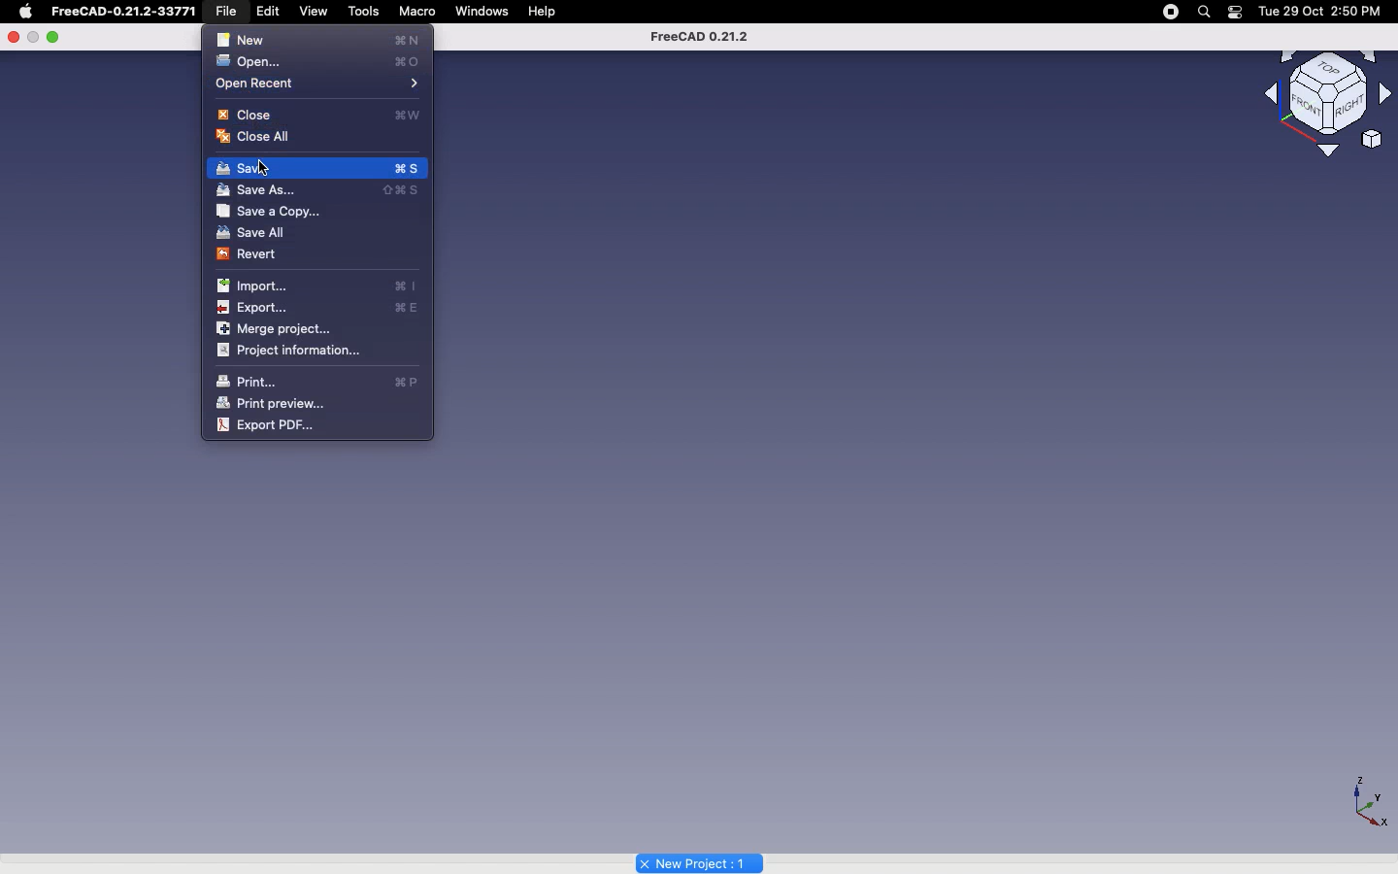 The image size is (1398, 874). What do you see at coordinates (1235, 13) in the screenshot?
I see `Notification` at bounding box center [1235, 13].